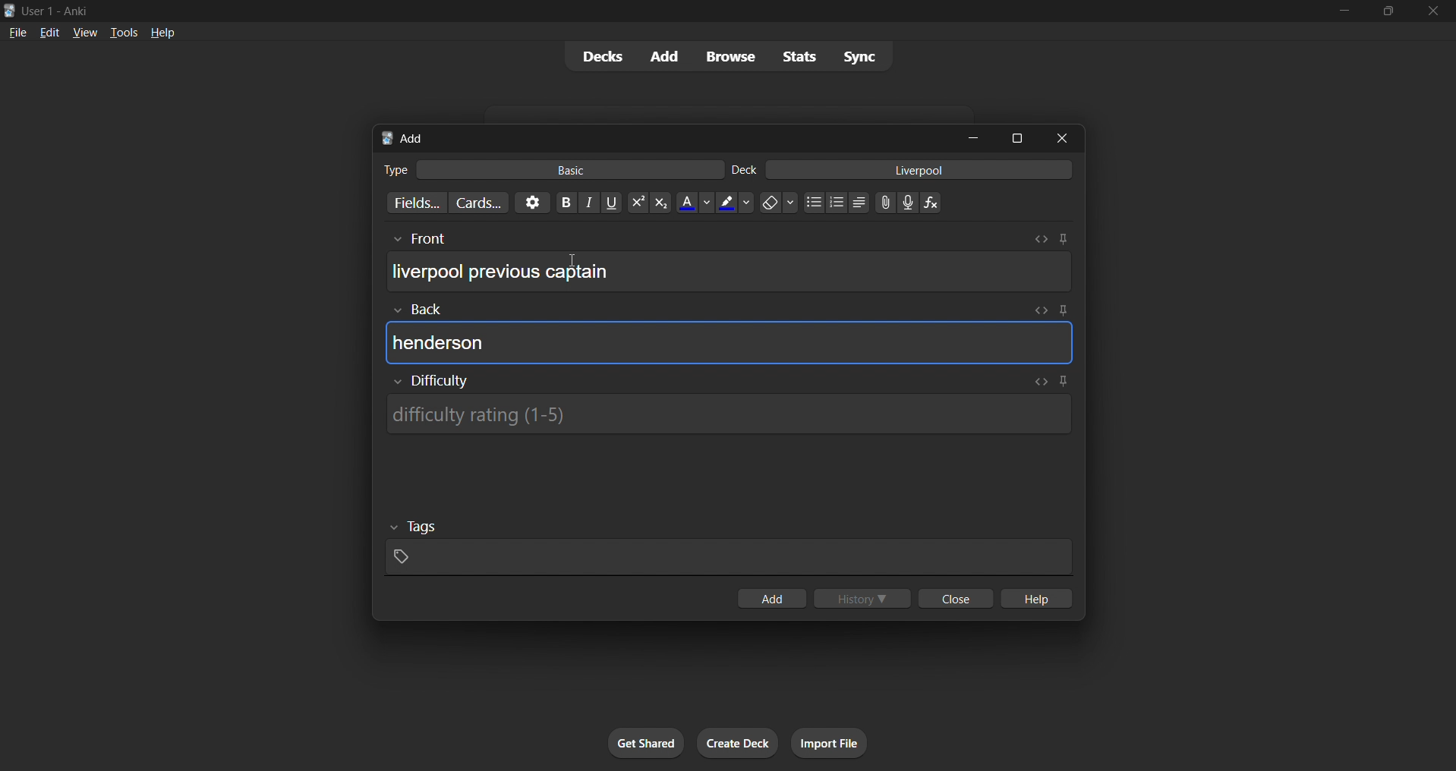 Image resolution: width=1456 pixels, height=771 pixels. What do you see at coordinates (1341, 12) in the screenshot?
I see `minimize` at bounding box center [1341, 12].